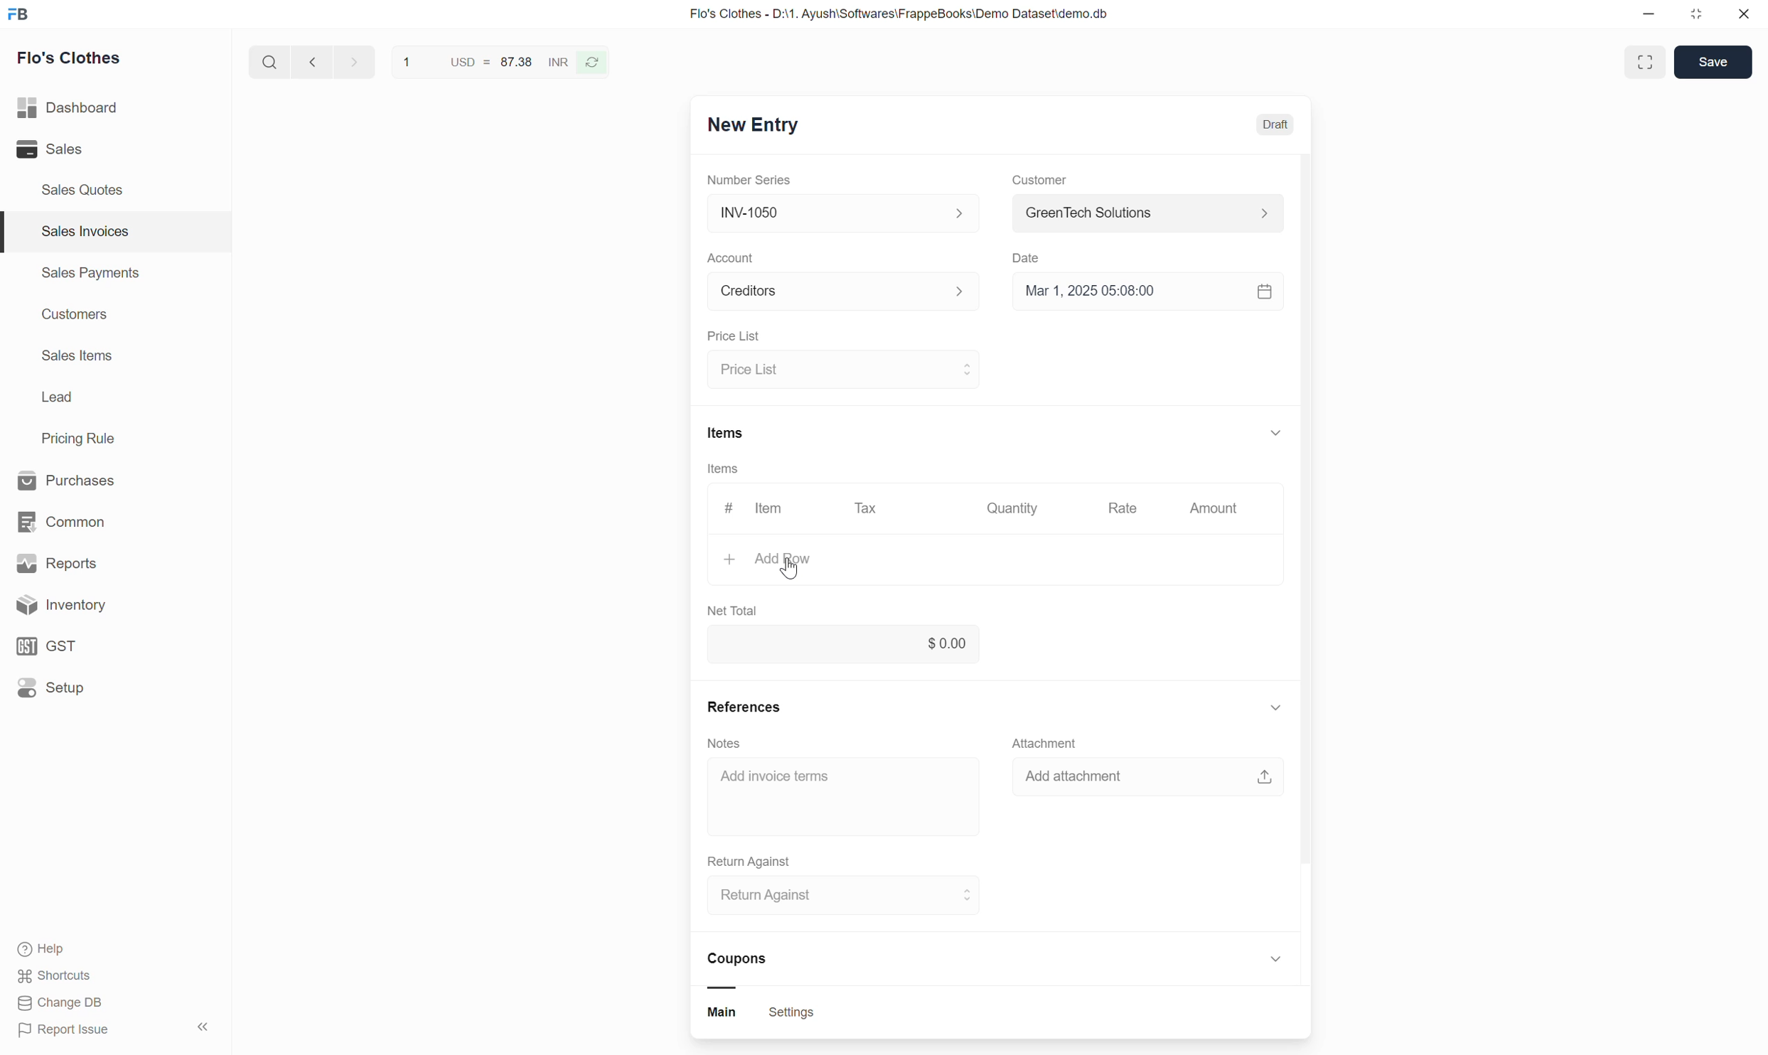 The width and height of the screenshot is (1768, 1055). I want to click on #, so click(724, 508).